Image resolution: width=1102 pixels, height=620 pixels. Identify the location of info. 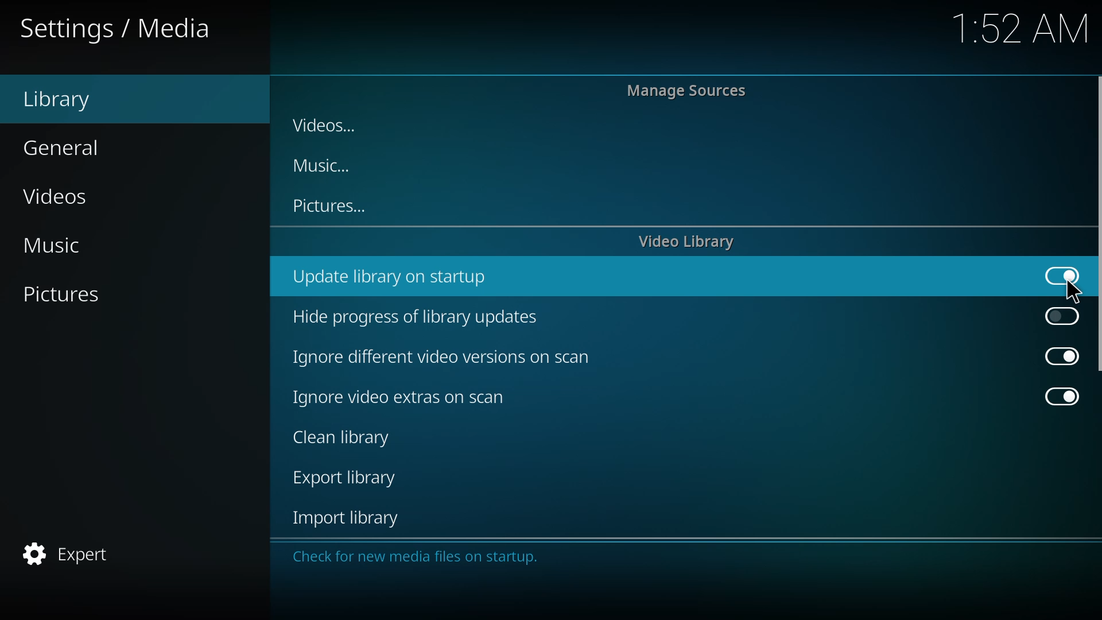
(421, 557).